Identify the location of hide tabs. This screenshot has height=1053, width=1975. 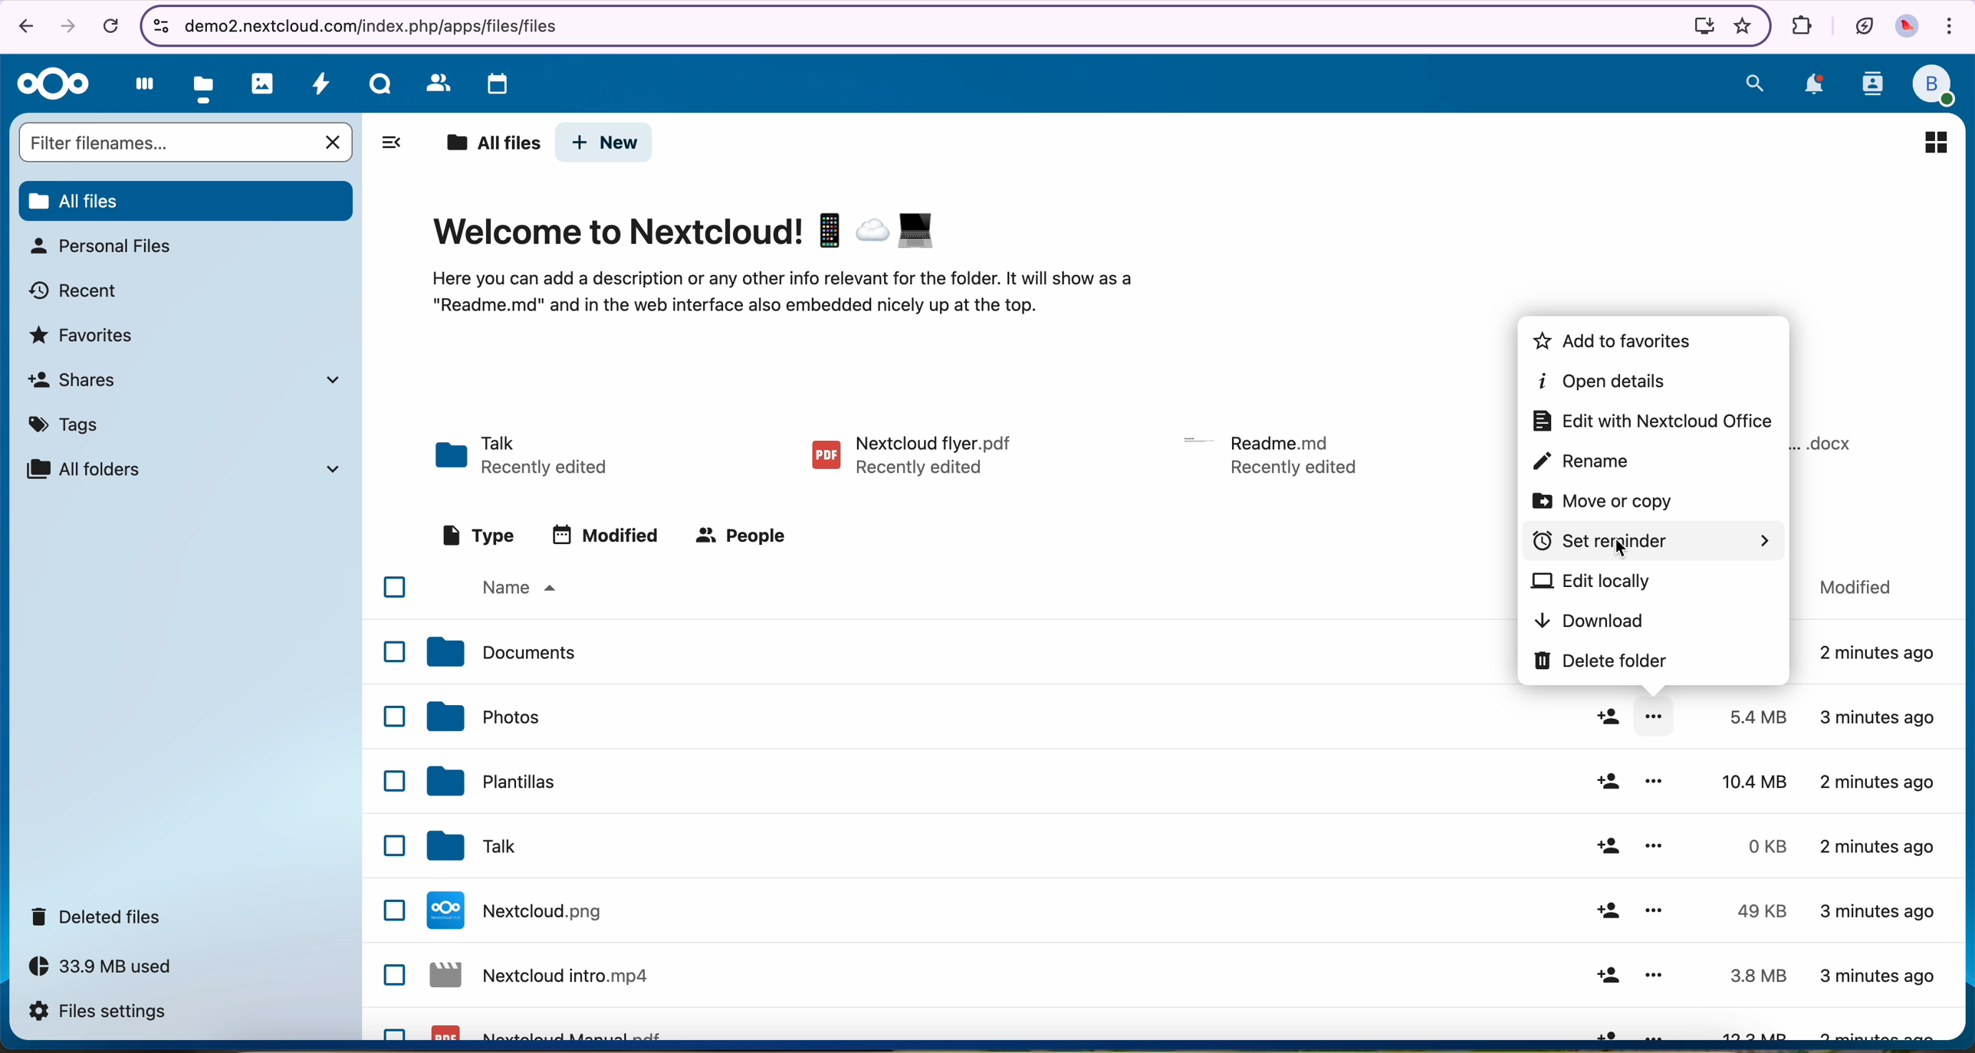
(393, 144).